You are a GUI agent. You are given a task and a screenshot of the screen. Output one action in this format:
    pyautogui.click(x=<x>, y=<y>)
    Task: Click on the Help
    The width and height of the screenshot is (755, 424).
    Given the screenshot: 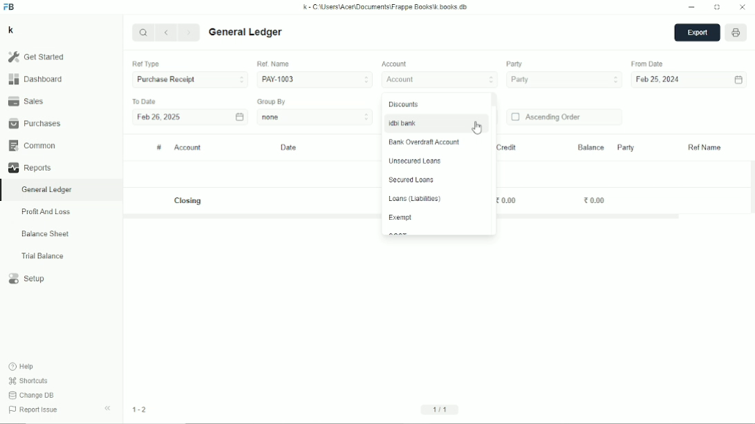 What is the action you would take?
    pyautogui.click(x=23, y=367)
    